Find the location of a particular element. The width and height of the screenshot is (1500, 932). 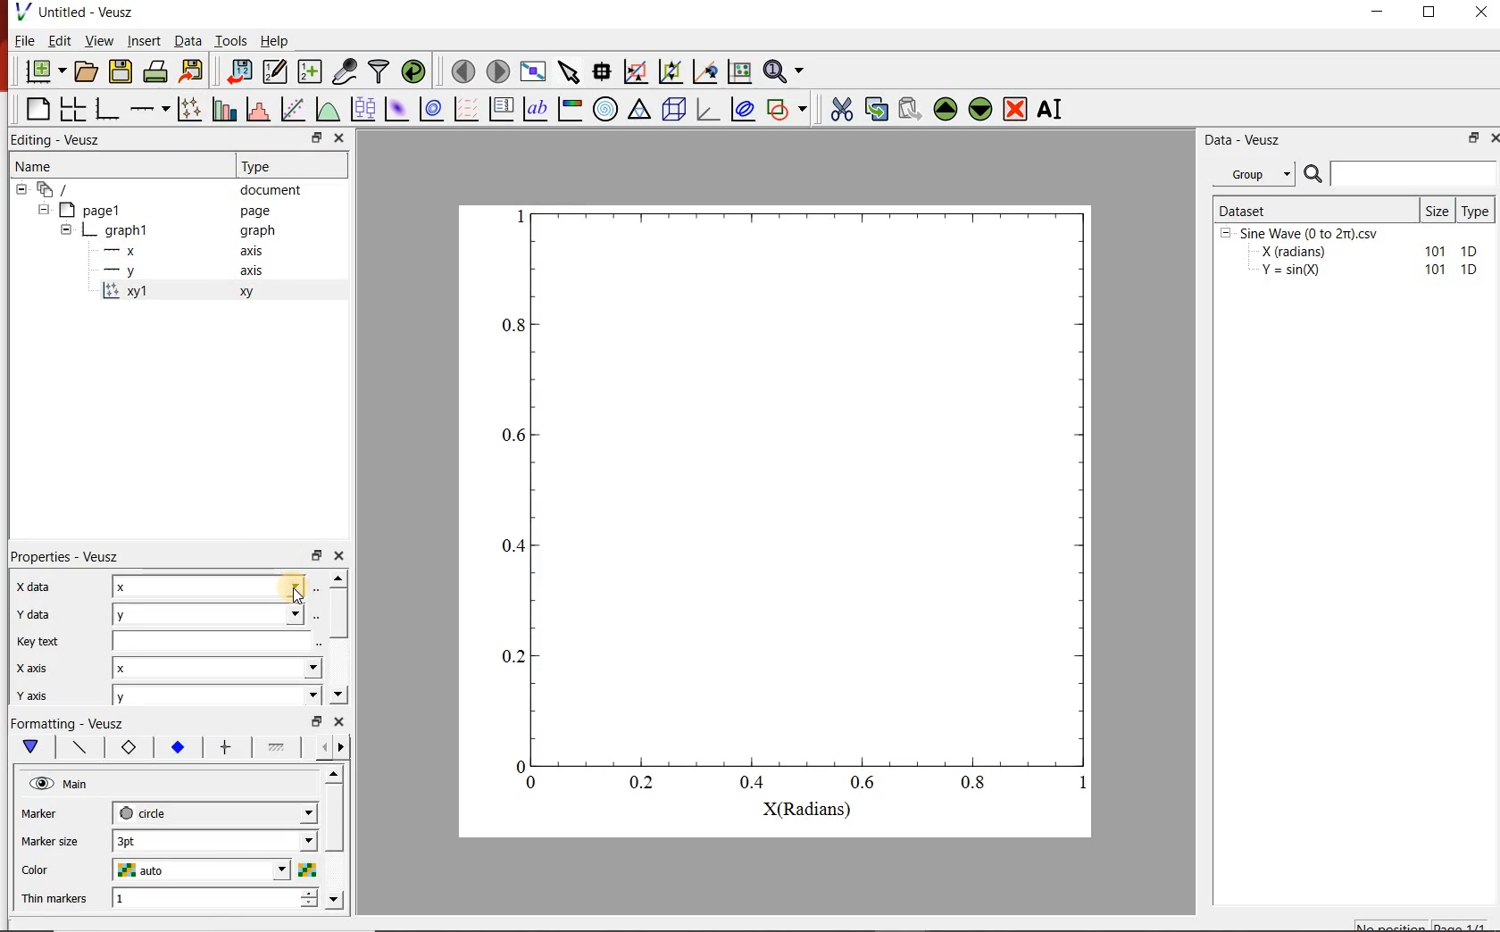

cut is located at coordinates (842, 107).